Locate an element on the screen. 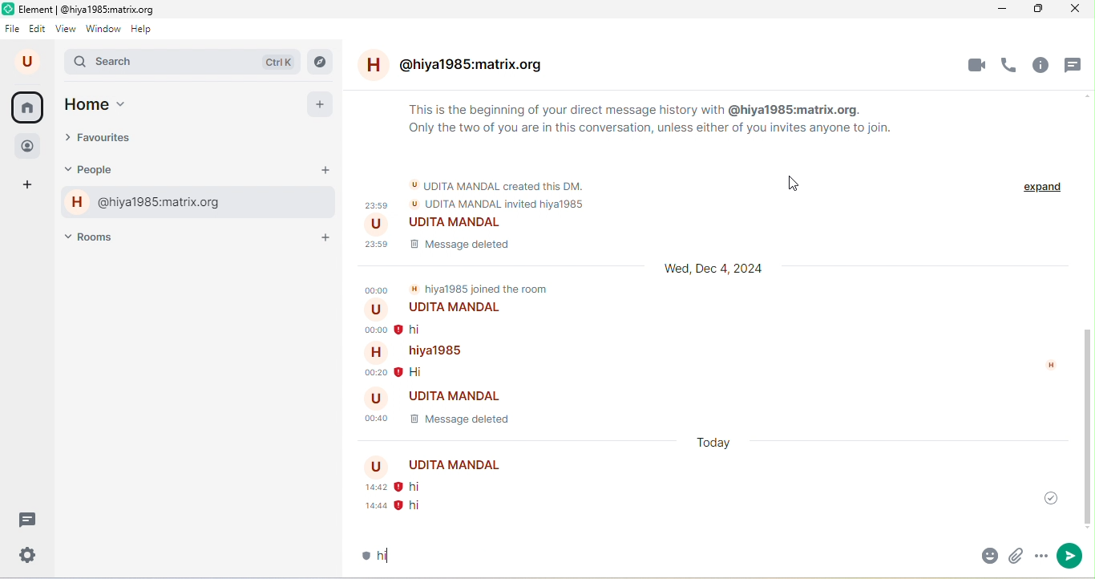 The width and height of the screenshot is (1095, 579). hiya1985 is located at coordinates (419, 350).